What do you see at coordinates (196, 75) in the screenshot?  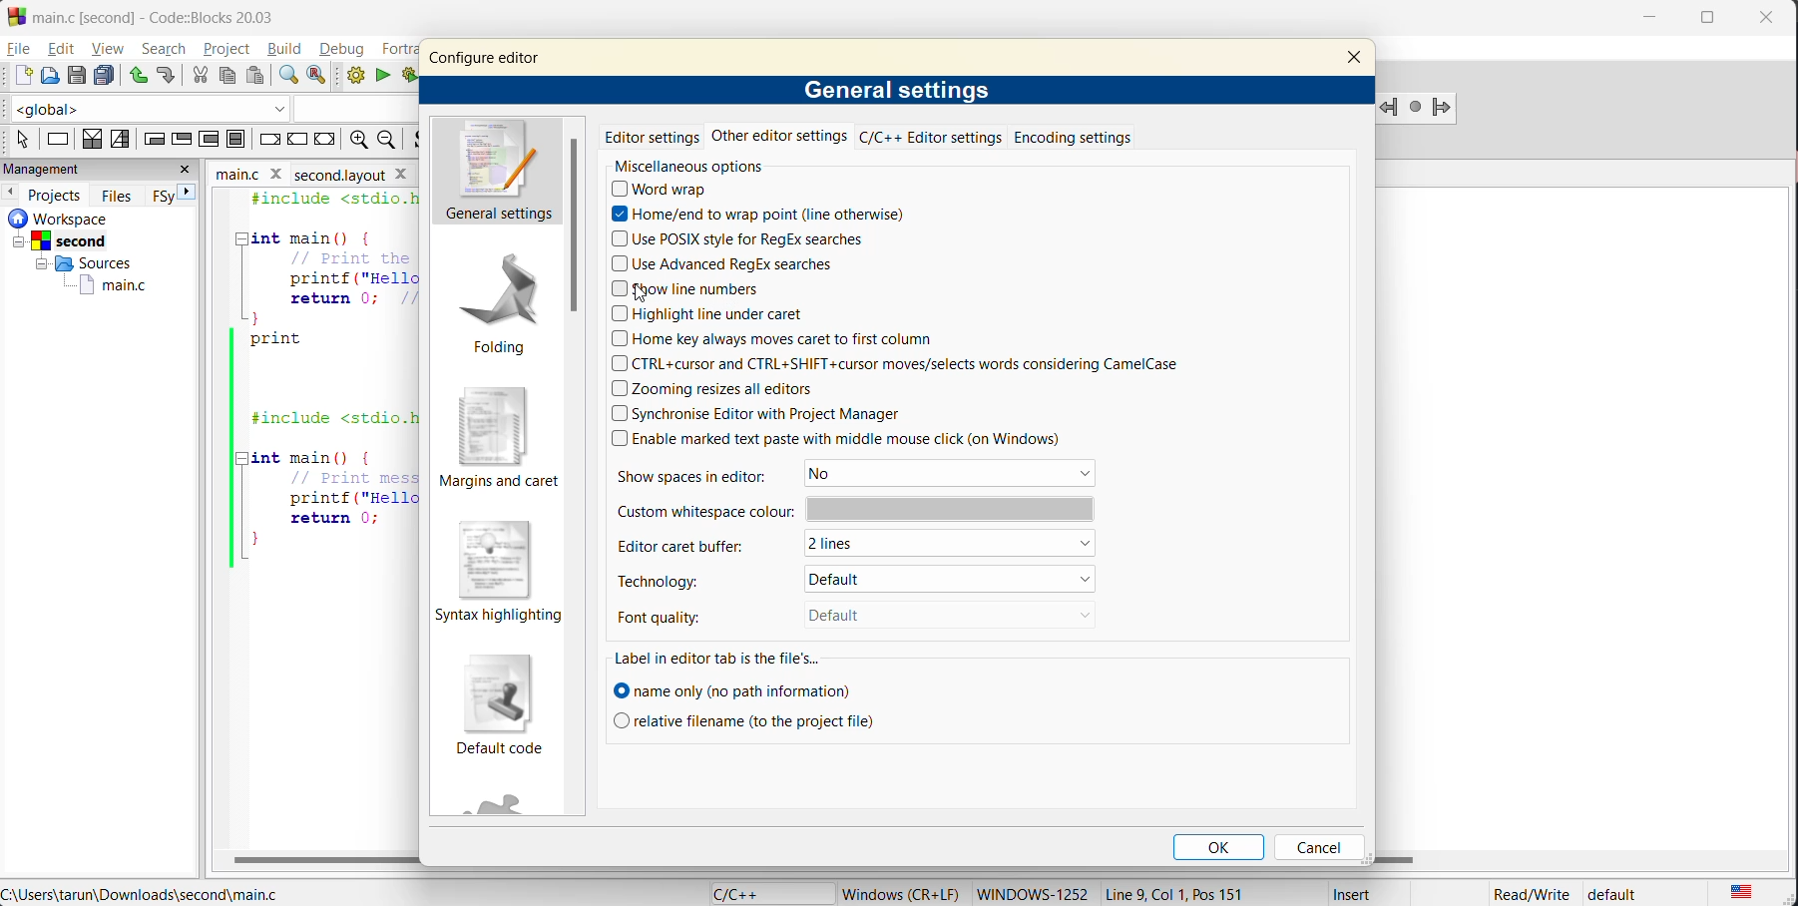 I see `cut` at bounding box center [196, 75].